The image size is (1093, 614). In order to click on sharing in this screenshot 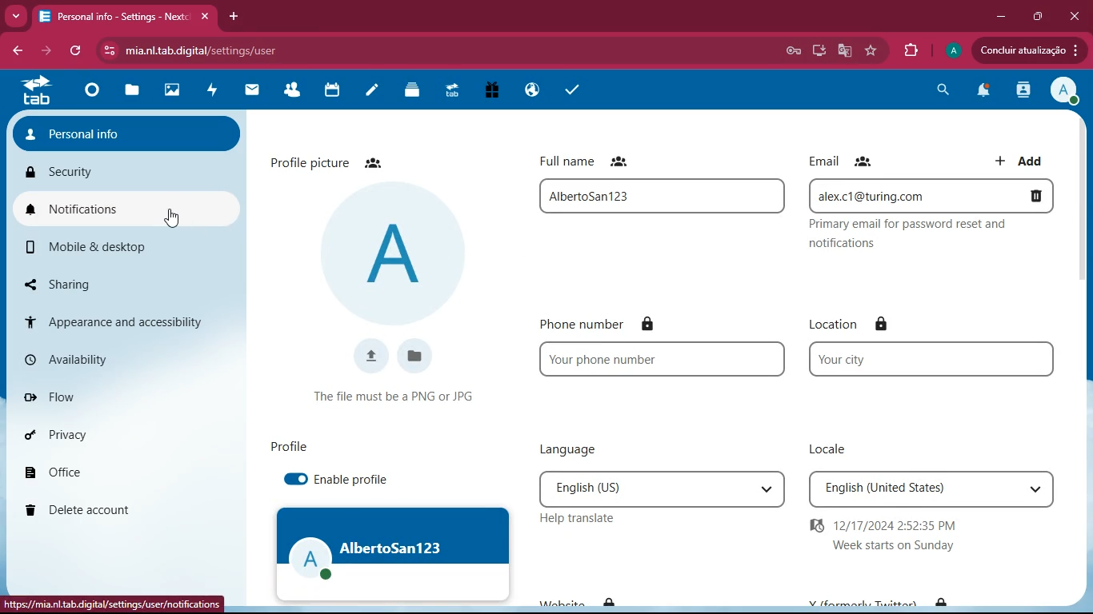, I will do `click(103, 283)`.